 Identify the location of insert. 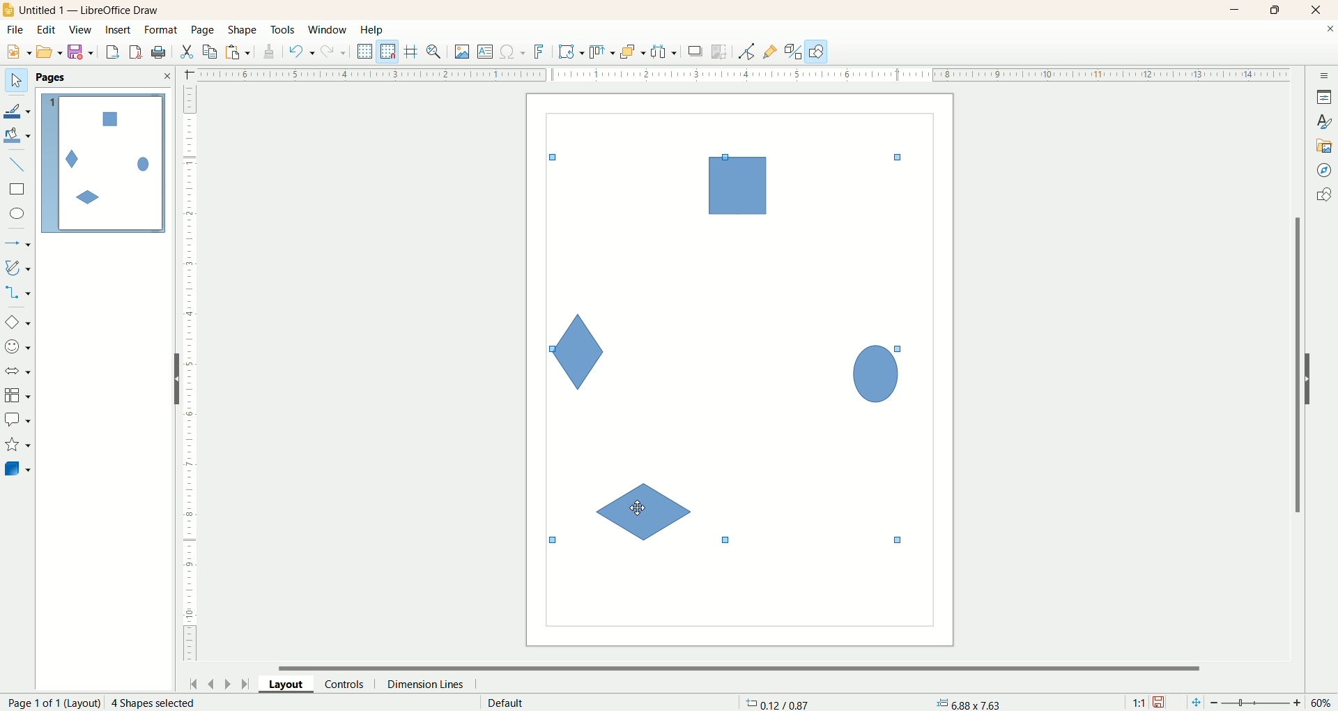
(120, 30).